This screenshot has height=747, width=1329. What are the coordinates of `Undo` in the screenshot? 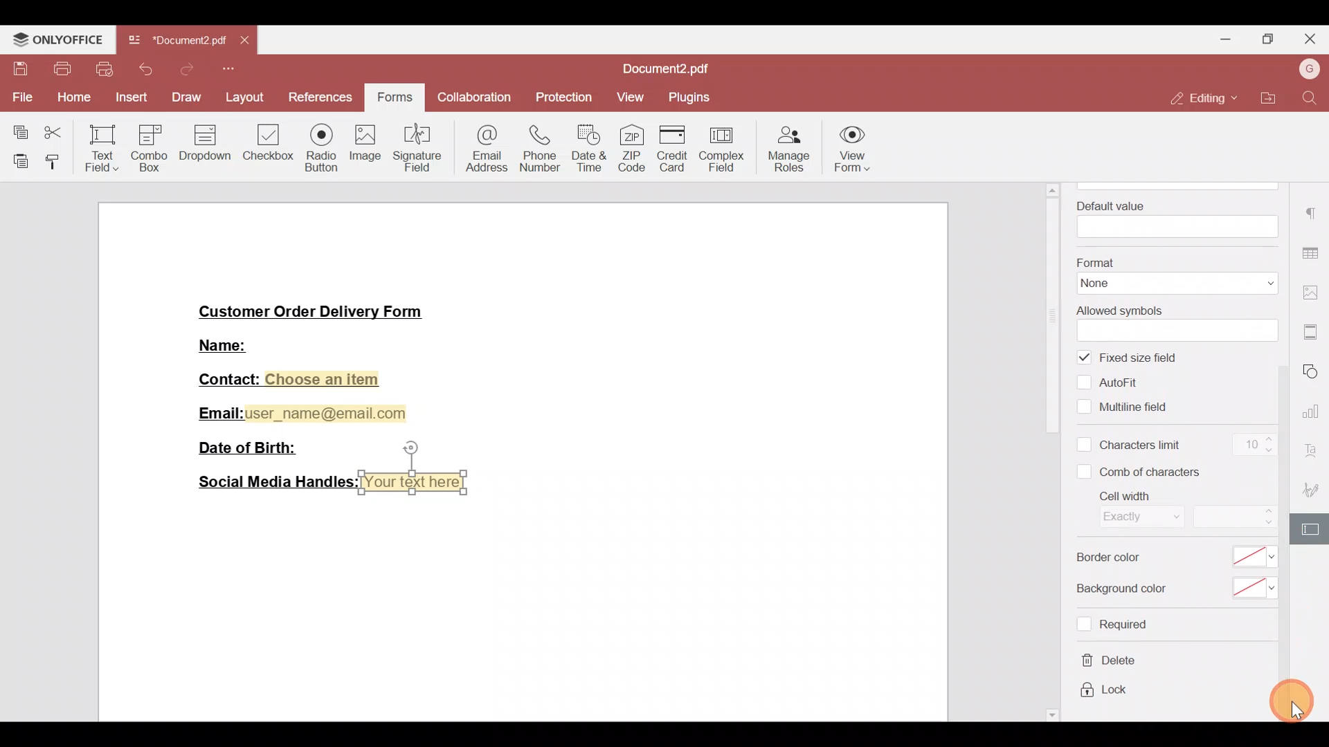 It's located at (148, 69).